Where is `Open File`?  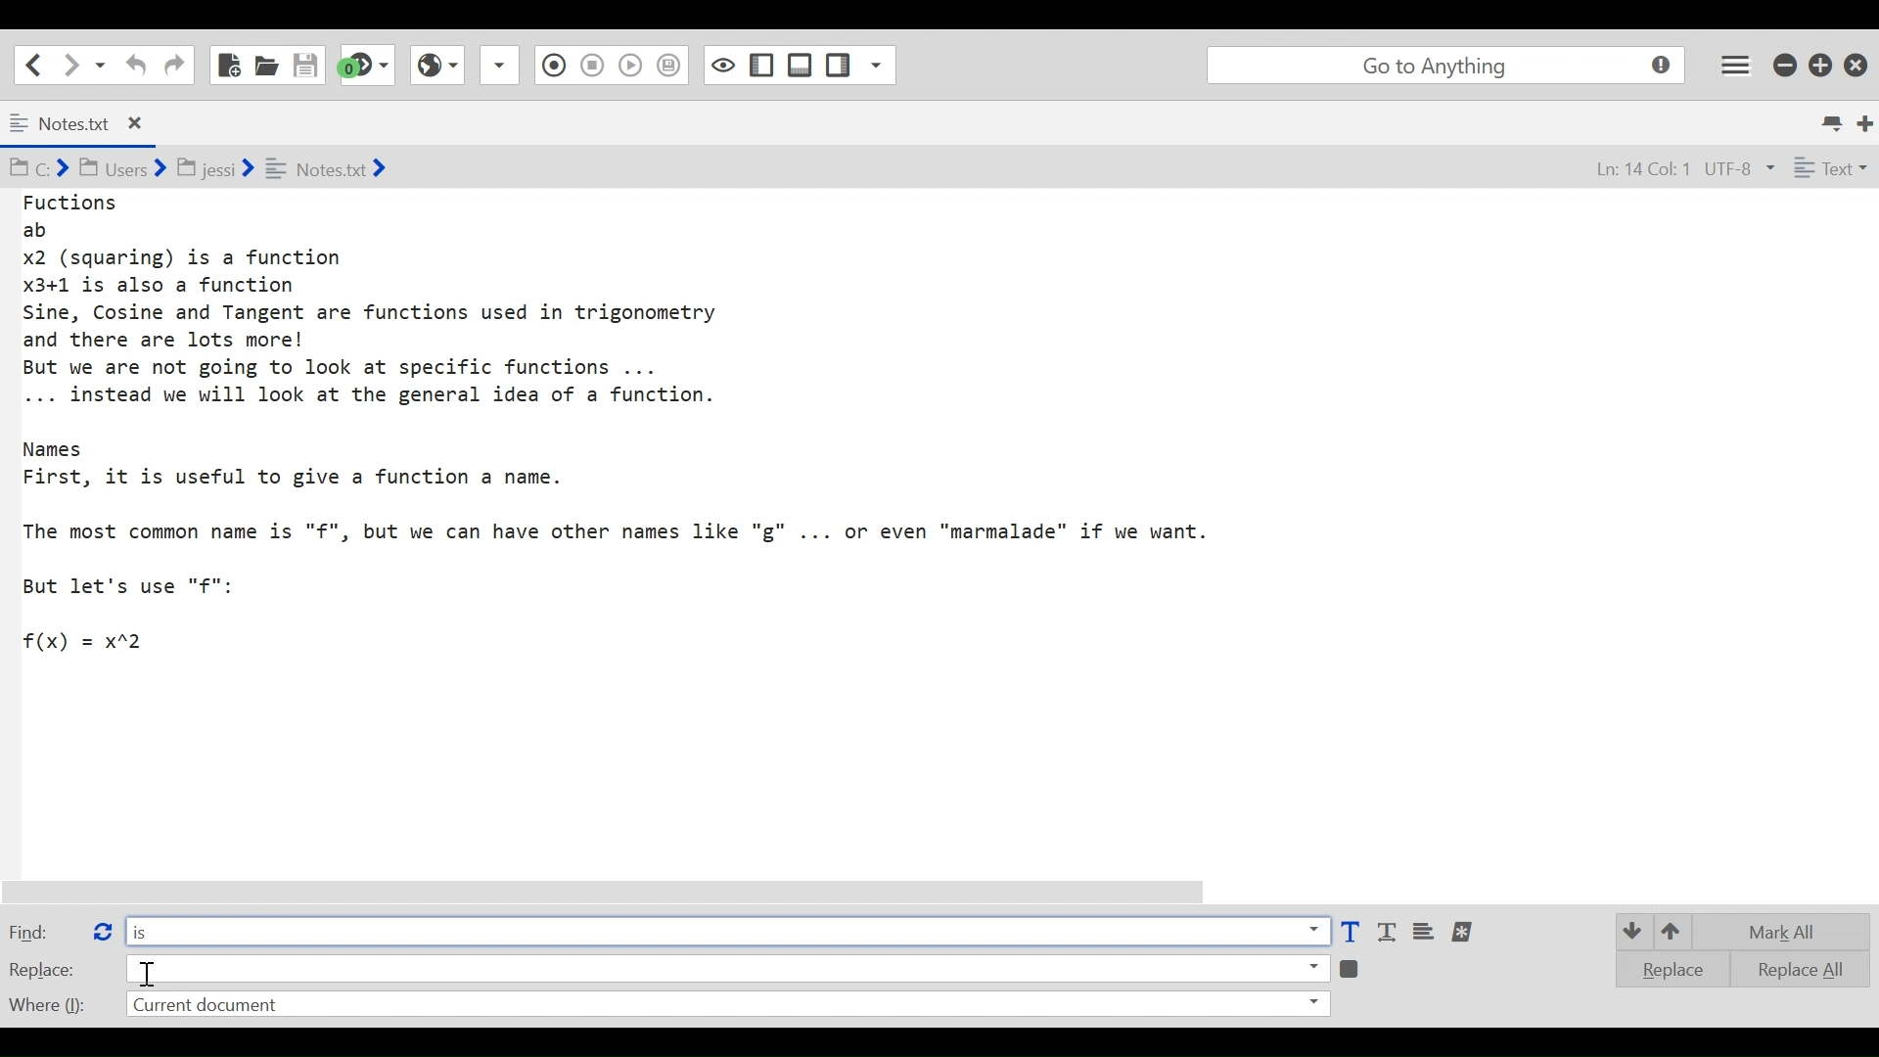 Open File is located at coordinates (266, 65).